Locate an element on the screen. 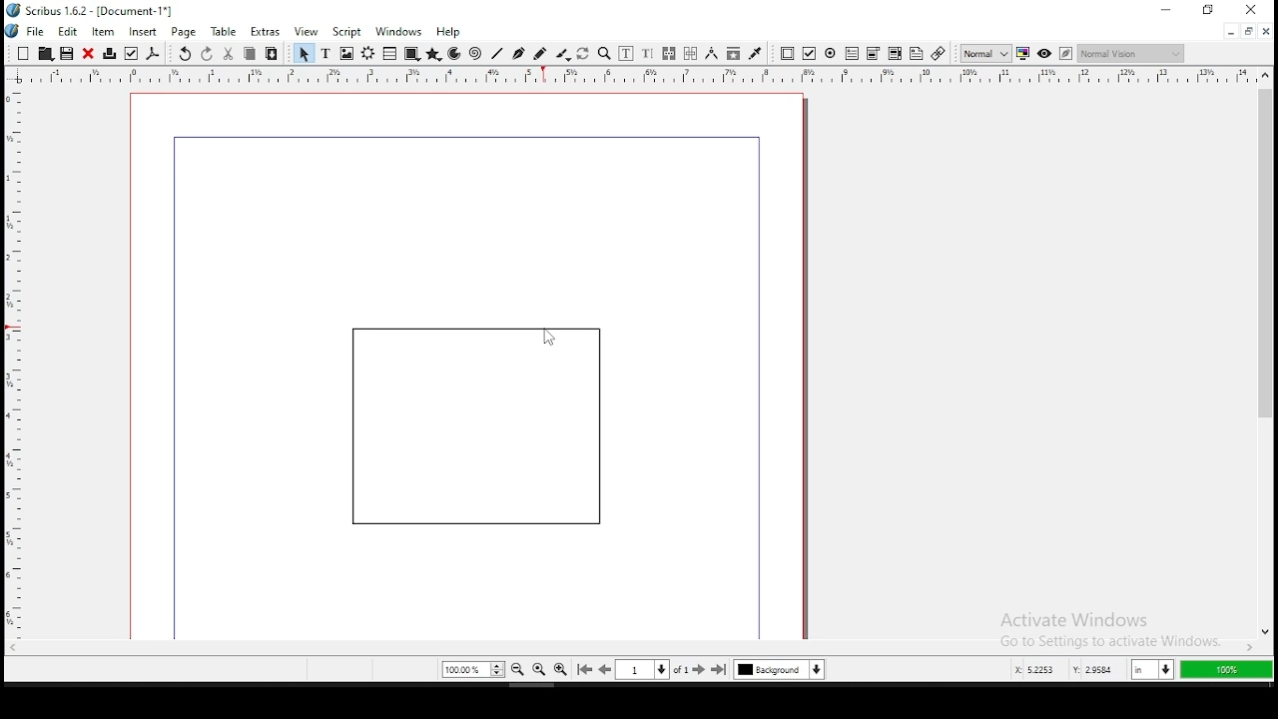 Image resolution: width=1278 pixels, height=719 pixels. pdf list box is located at coordinates (875, 55).